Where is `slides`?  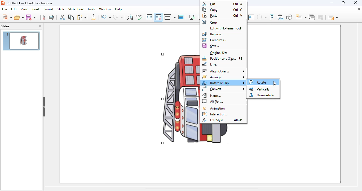
slides is located at coordinates (5, 26).